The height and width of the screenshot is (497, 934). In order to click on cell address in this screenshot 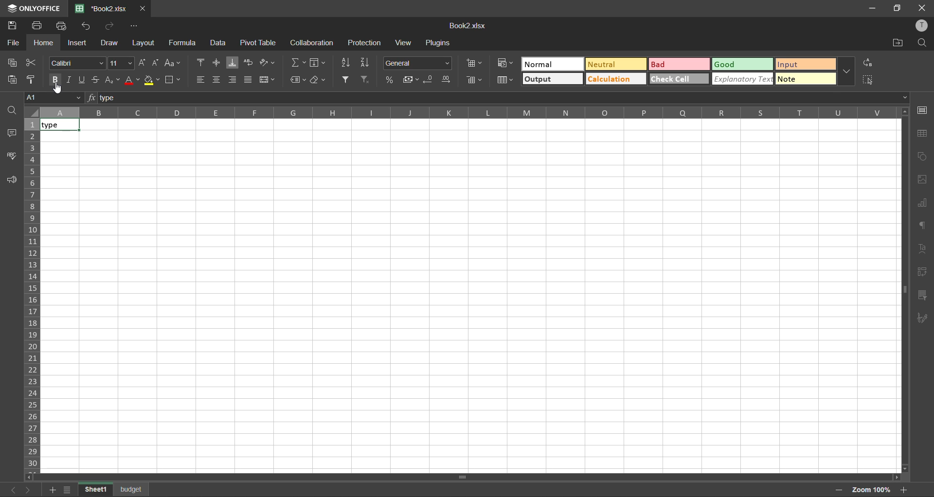, I will do `click(53, 97)`.